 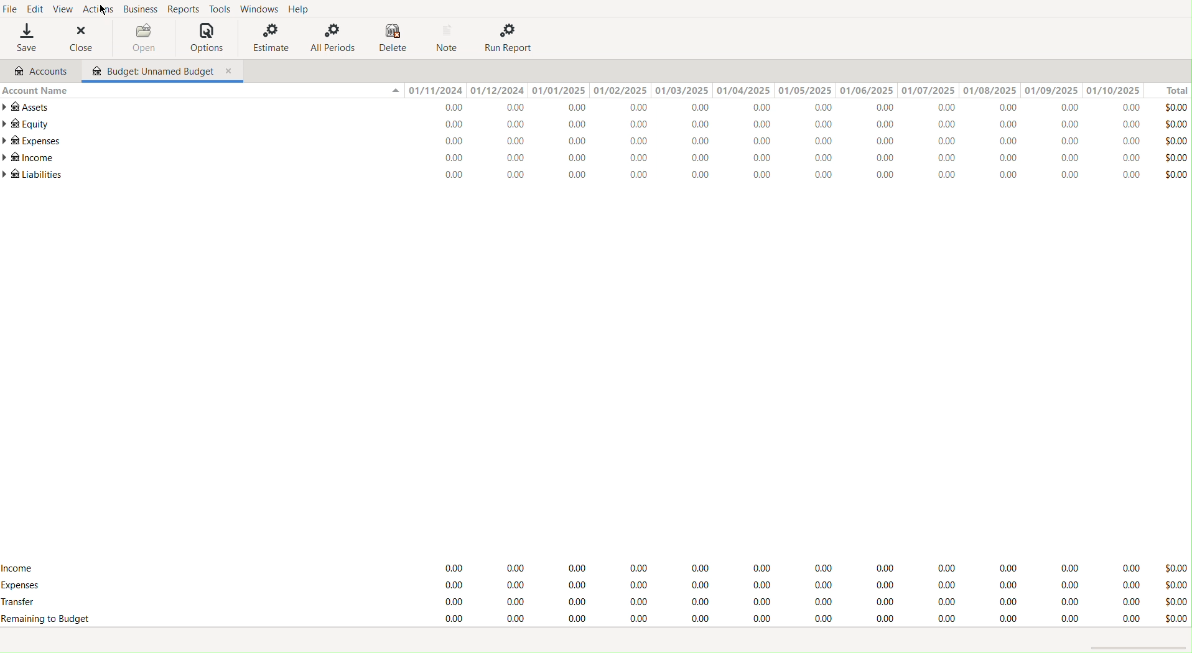 What do you see at coordinates (791, 108) in the screenshot?
I see `Assets Values` at bounding box center [791, 108].